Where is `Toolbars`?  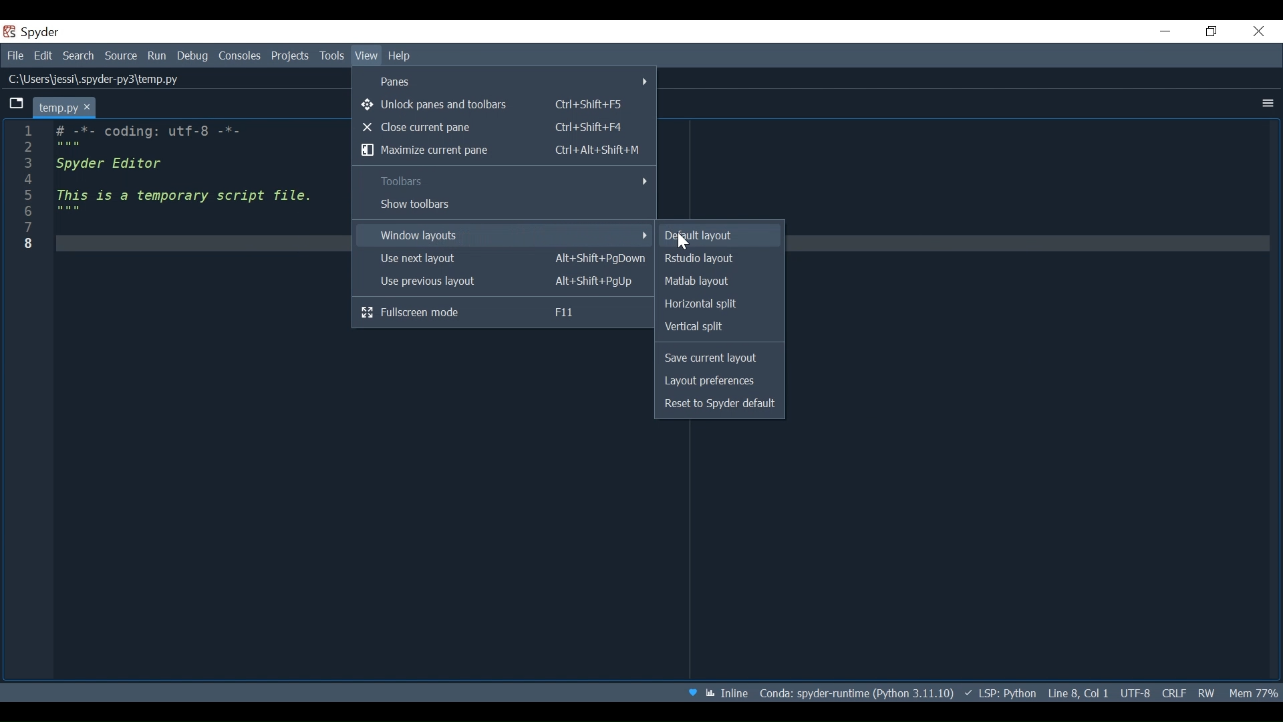
Toolbars is located at coordinates (503, 180).